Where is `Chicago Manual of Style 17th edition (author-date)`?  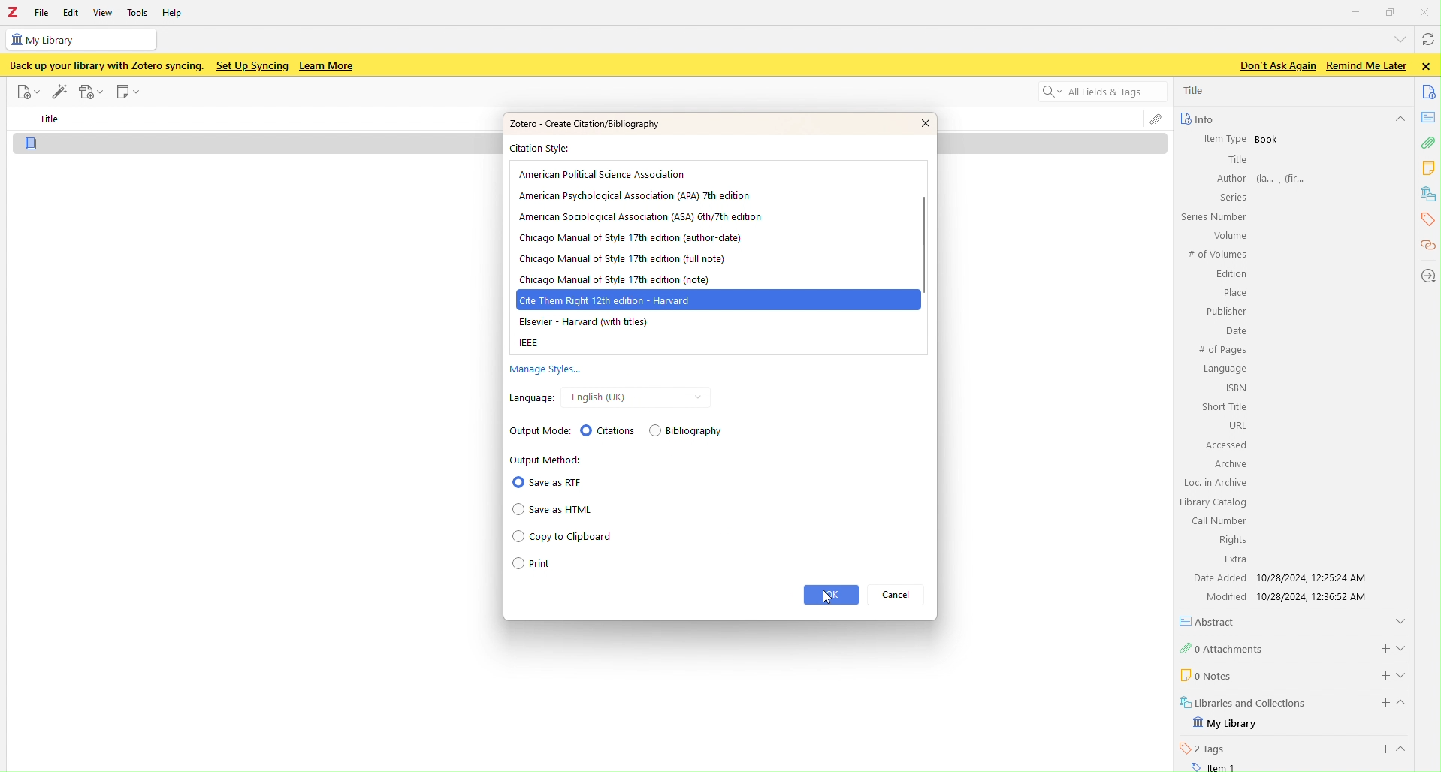
Chicago Manual of Style 17th edition (author-date) is located at coordinates (631, 238).